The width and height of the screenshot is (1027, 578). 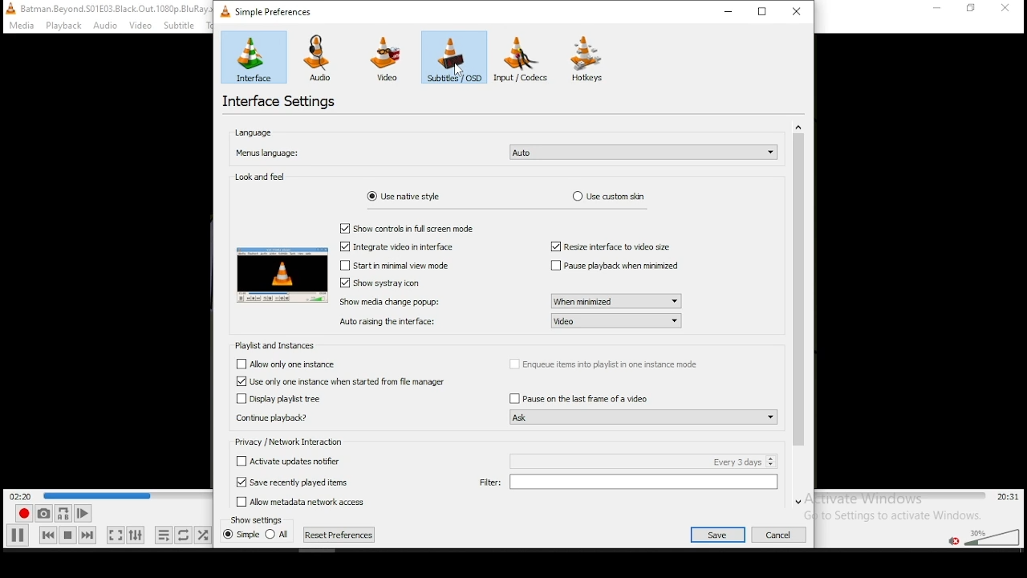 I want to click on take a snapshot, so click(x=43, y=513).